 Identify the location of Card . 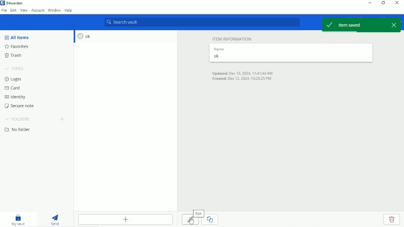
(13, 88).